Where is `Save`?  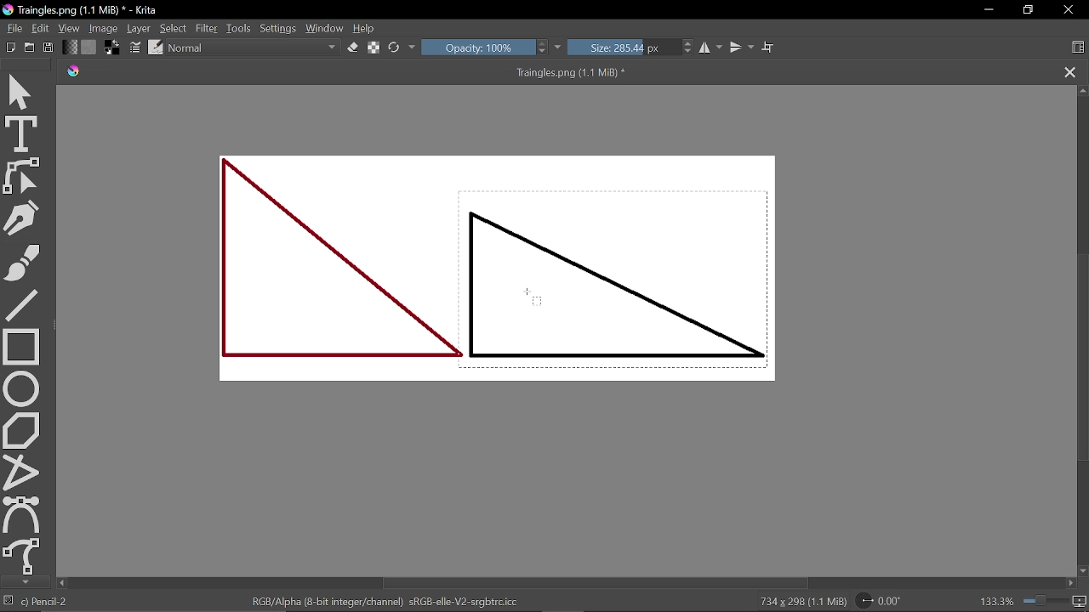 Save is located at coordinates (49, 48).